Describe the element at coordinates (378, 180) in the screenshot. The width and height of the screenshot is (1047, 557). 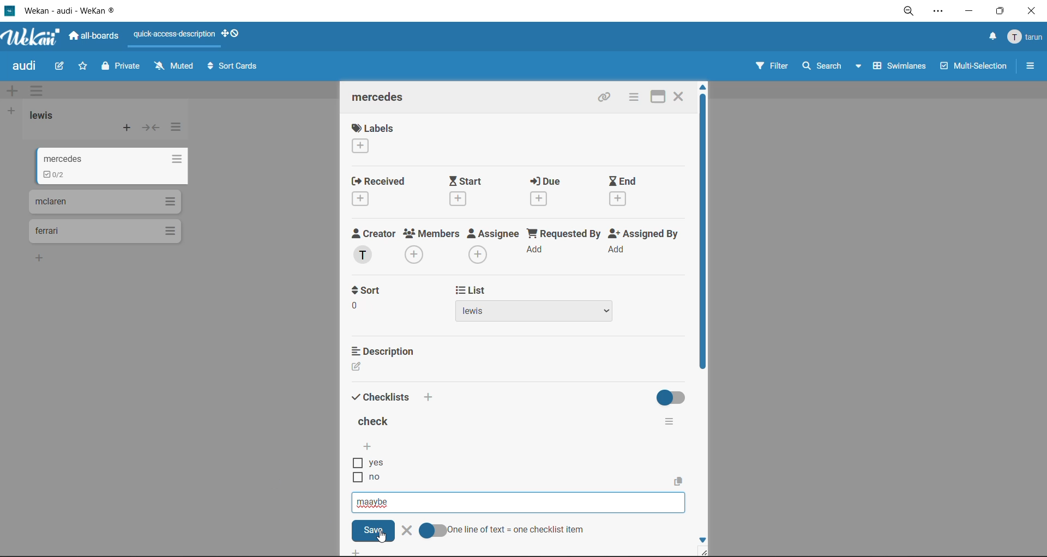
I see `recieved` at that location.